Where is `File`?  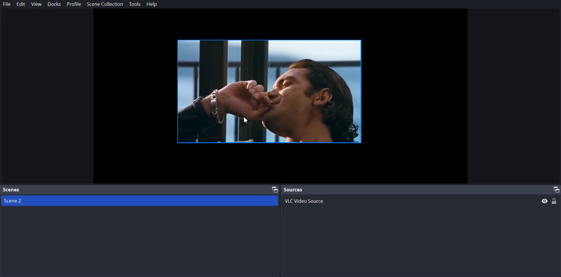 File is located at coordinates (6, 4).